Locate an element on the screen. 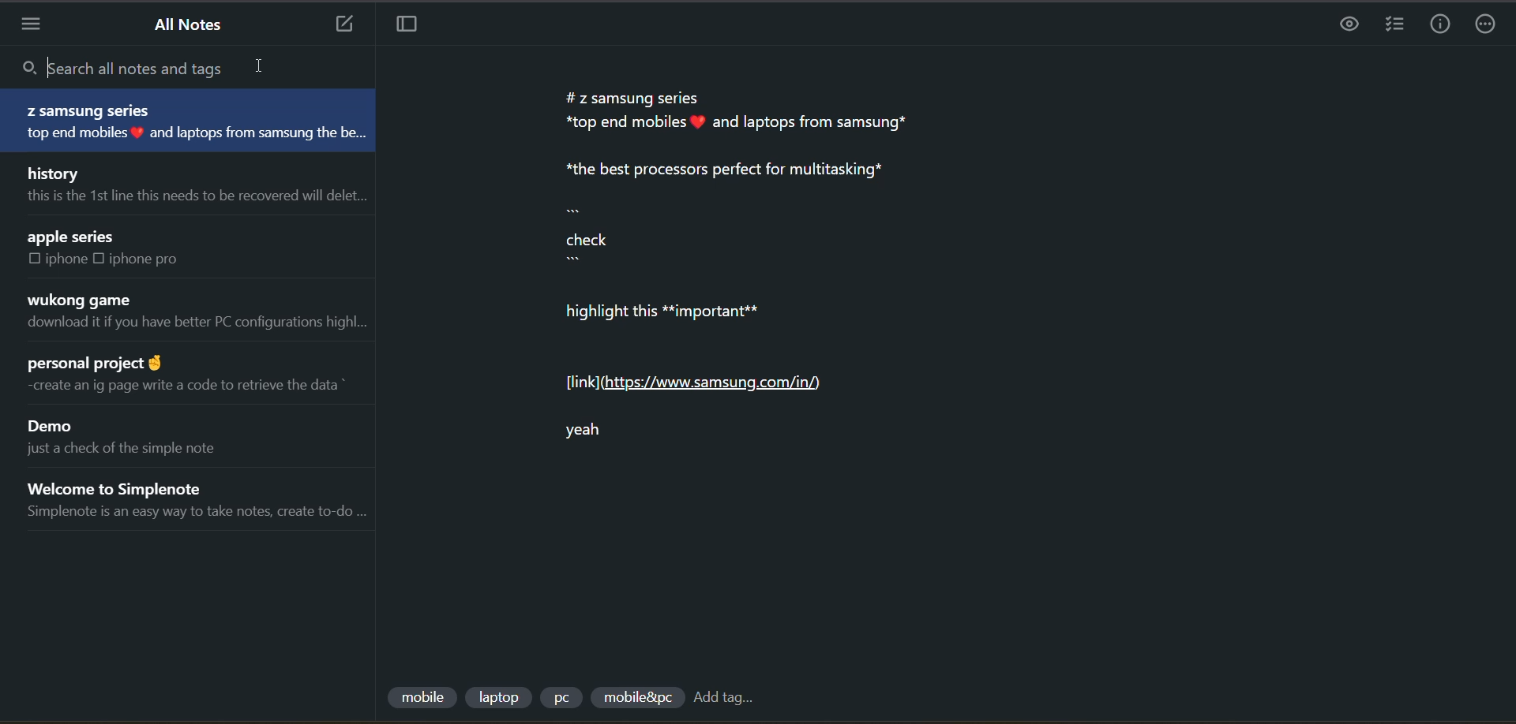  checkbox is located at coordinates (99, 258).